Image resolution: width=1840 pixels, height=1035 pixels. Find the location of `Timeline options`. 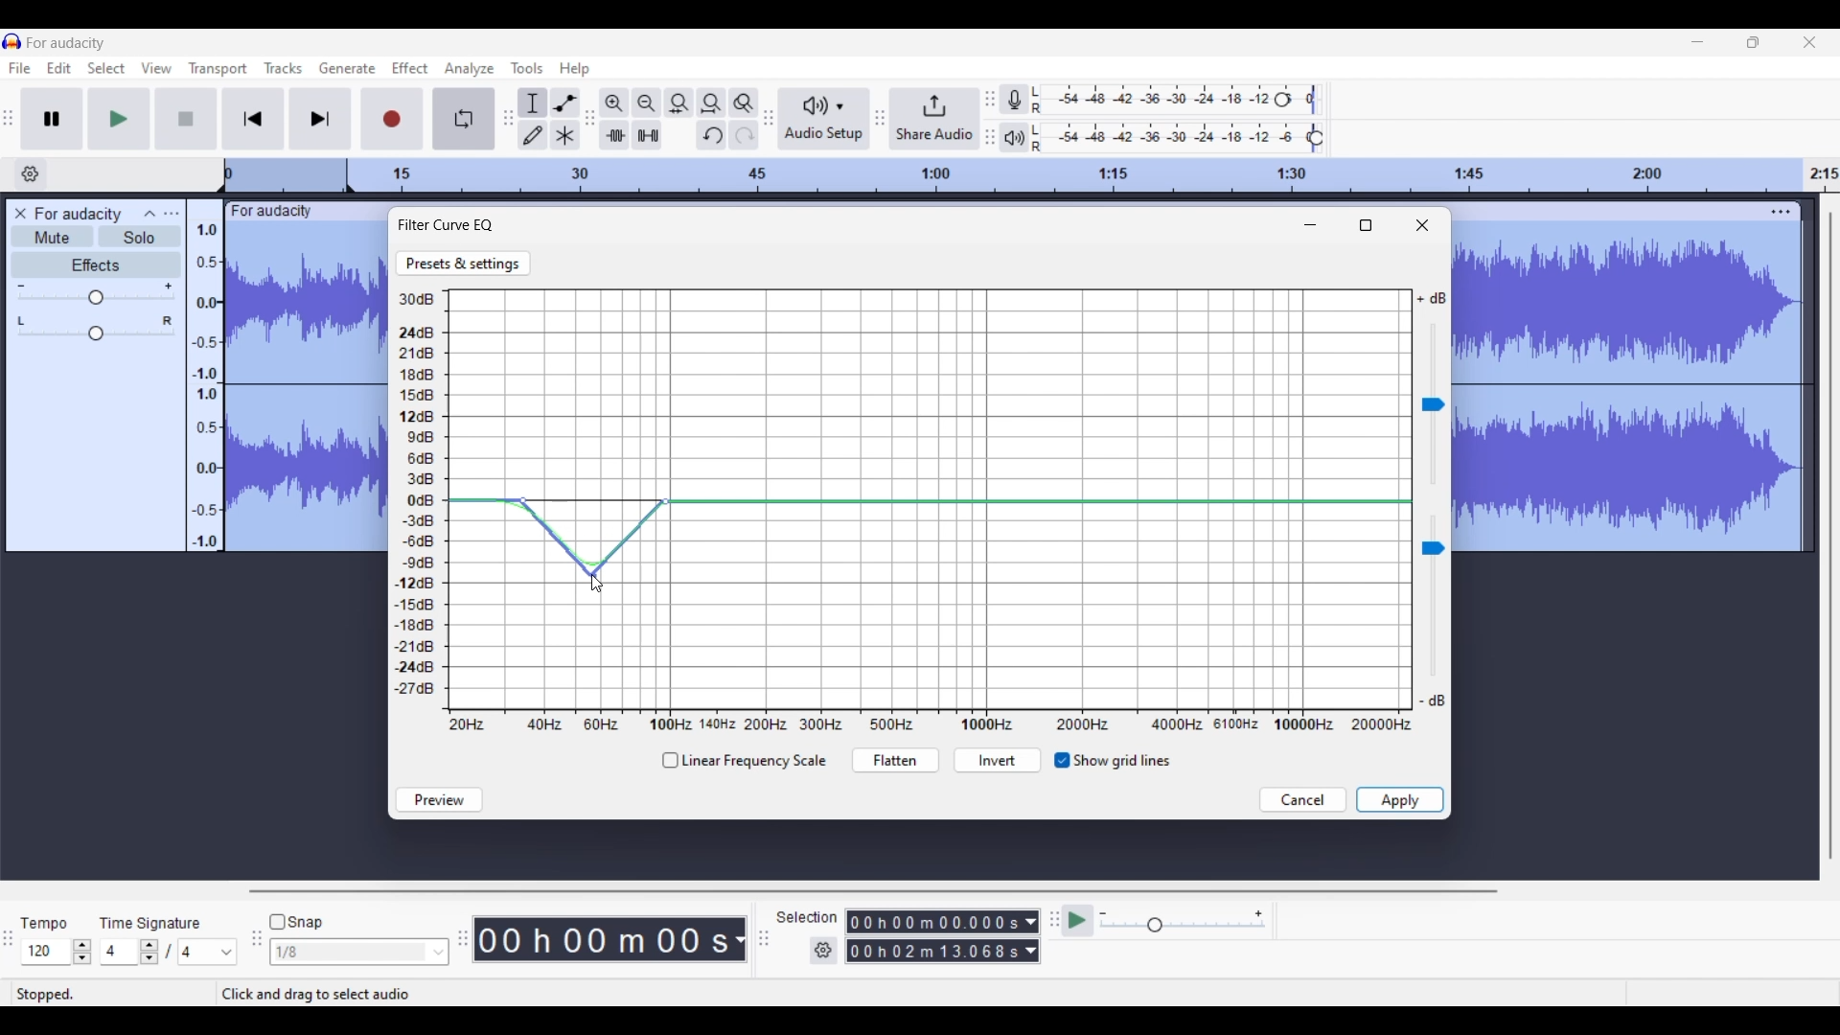

Timeline options is located at coordinates (32, 173).